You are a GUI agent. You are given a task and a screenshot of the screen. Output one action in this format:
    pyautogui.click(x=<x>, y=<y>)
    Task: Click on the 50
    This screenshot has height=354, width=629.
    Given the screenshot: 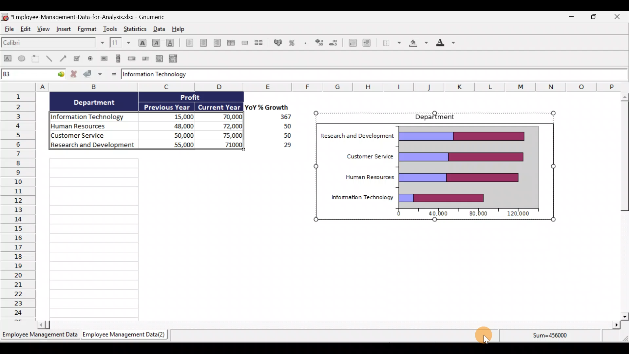 What is the action you would take?
    pyautogui.click(x=282, y=136)
    